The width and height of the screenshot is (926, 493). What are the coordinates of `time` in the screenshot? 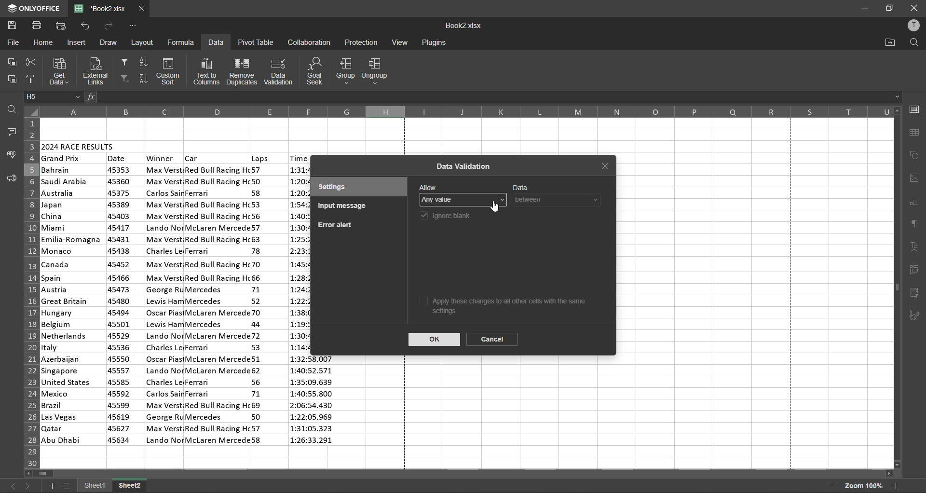 It's located at (298, 158).